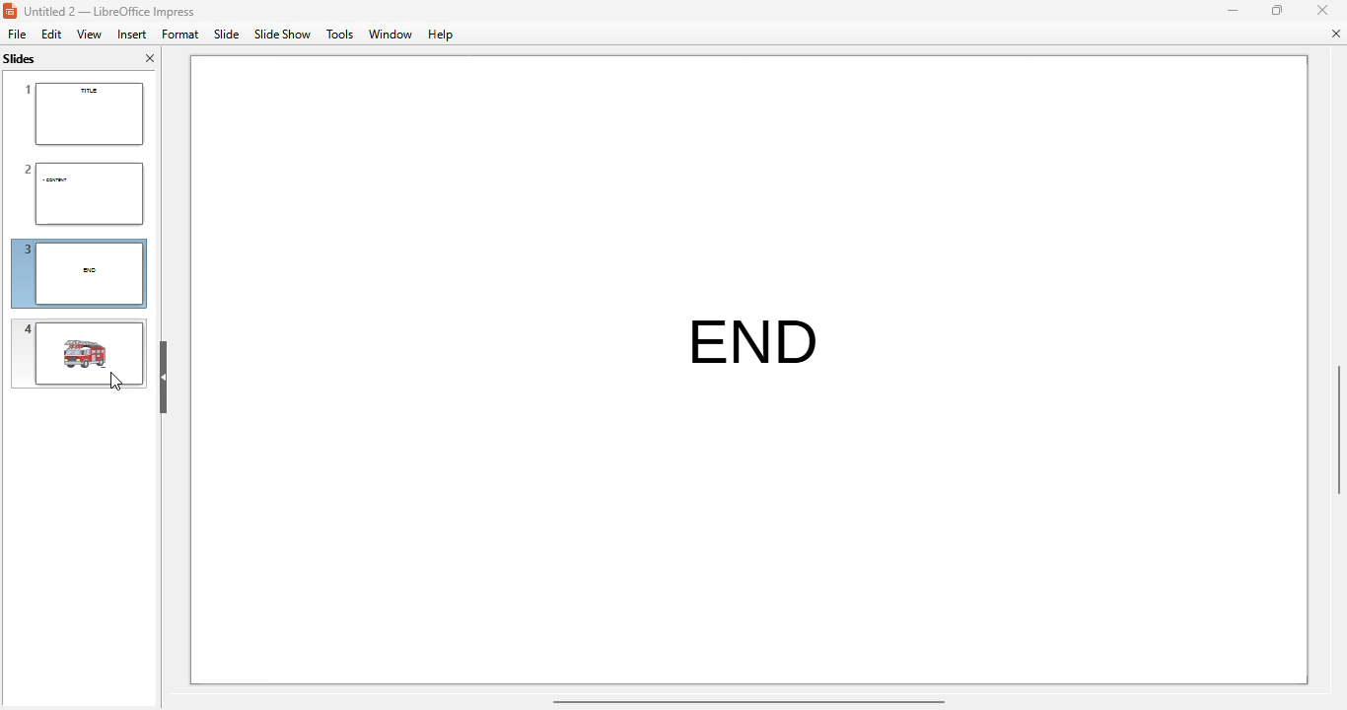 The image size is (1347, 710). What do you see at coordinates (108, 12) in the screenshot?
I see `title` at bounding box center [108, 12].